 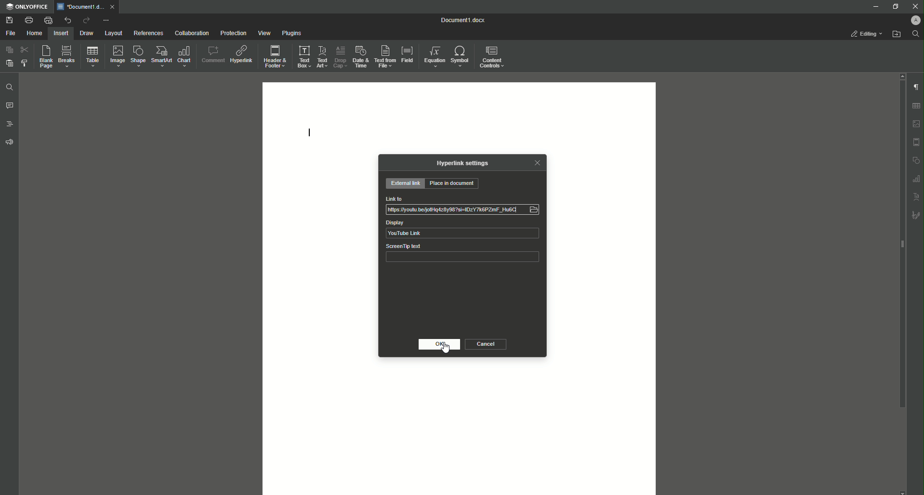 What do you see at coordinates (308, 133) in the screenshot?
I see `Text Line` at bounding box center [308, 133].